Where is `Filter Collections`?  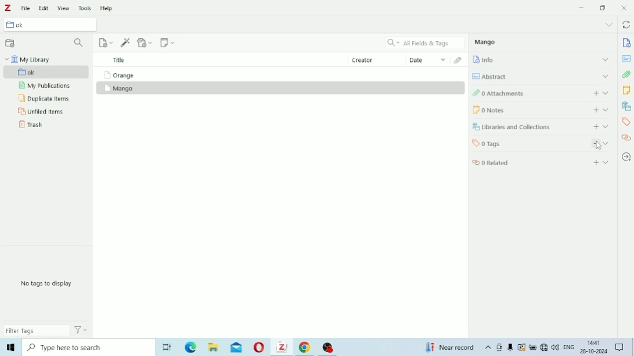 Filter Collections is located at coordinates (80, 43).